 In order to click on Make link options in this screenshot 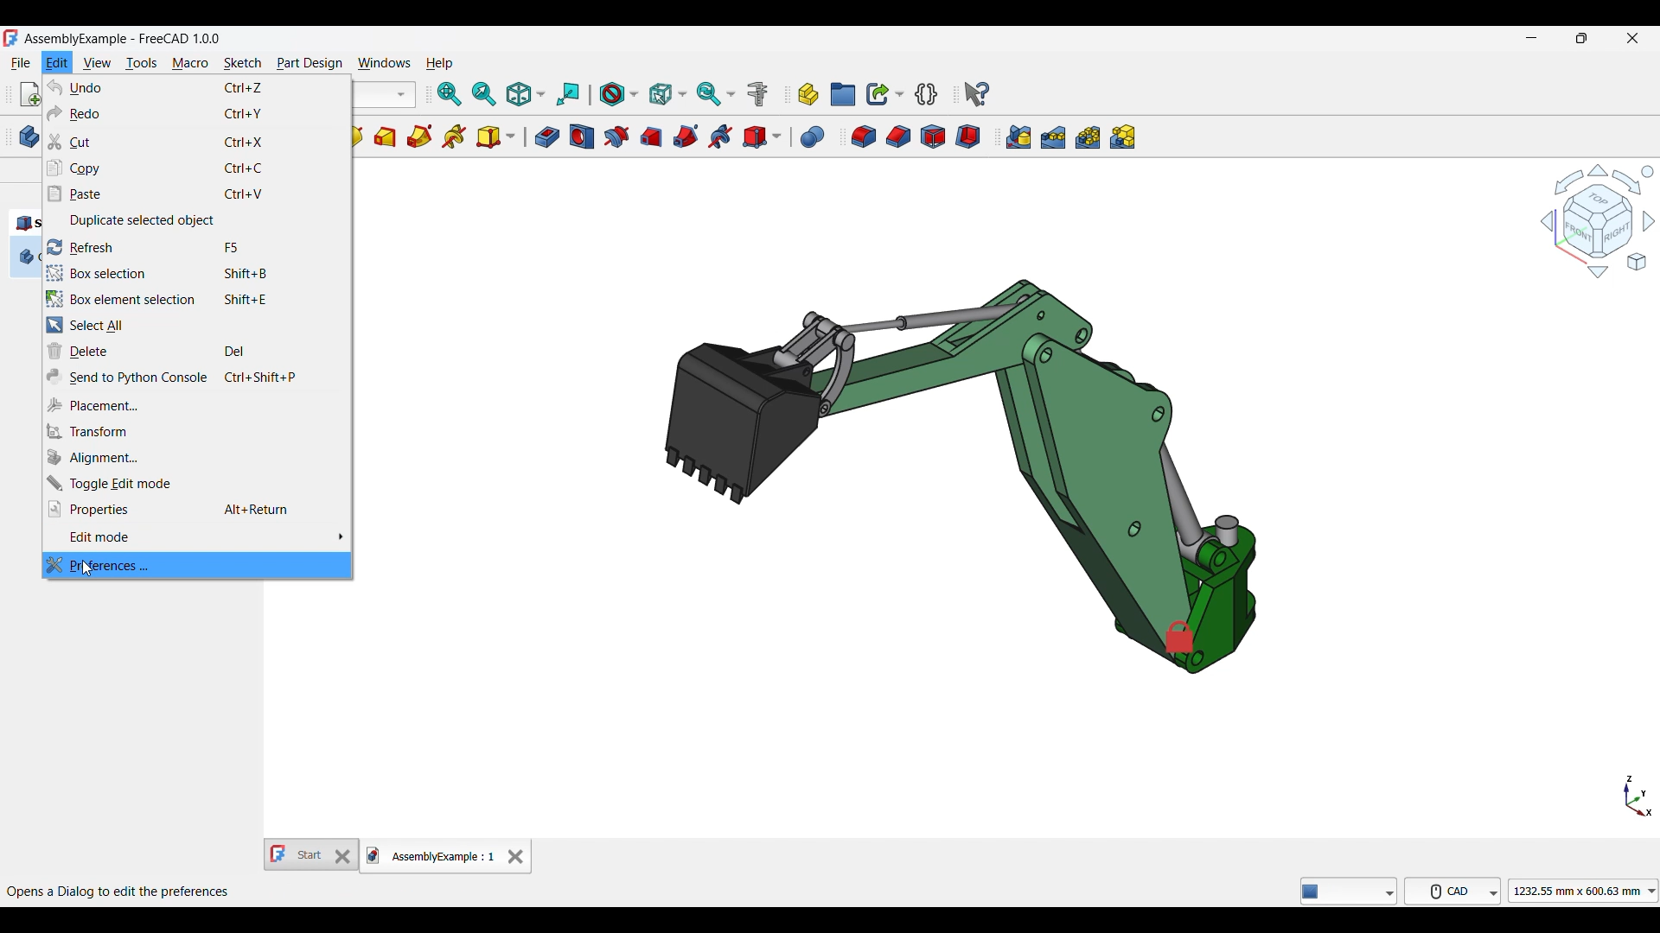, I will do `click(884, 94)`.